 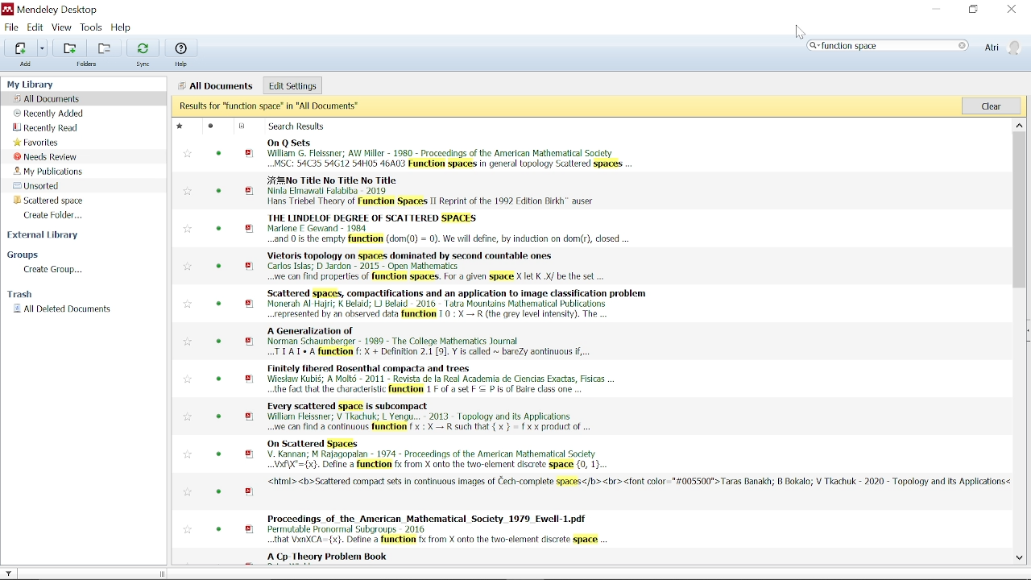 What do you see at coordinates (62, 215) in the screenshot?
I see `Create folder` at bounding box center [62, 215].